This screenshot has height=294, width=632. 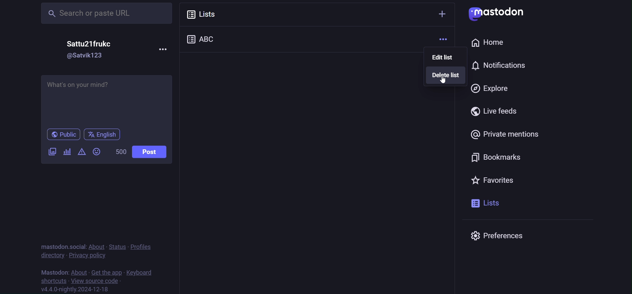 I want to click on ABC, so click(x=208, y=38).